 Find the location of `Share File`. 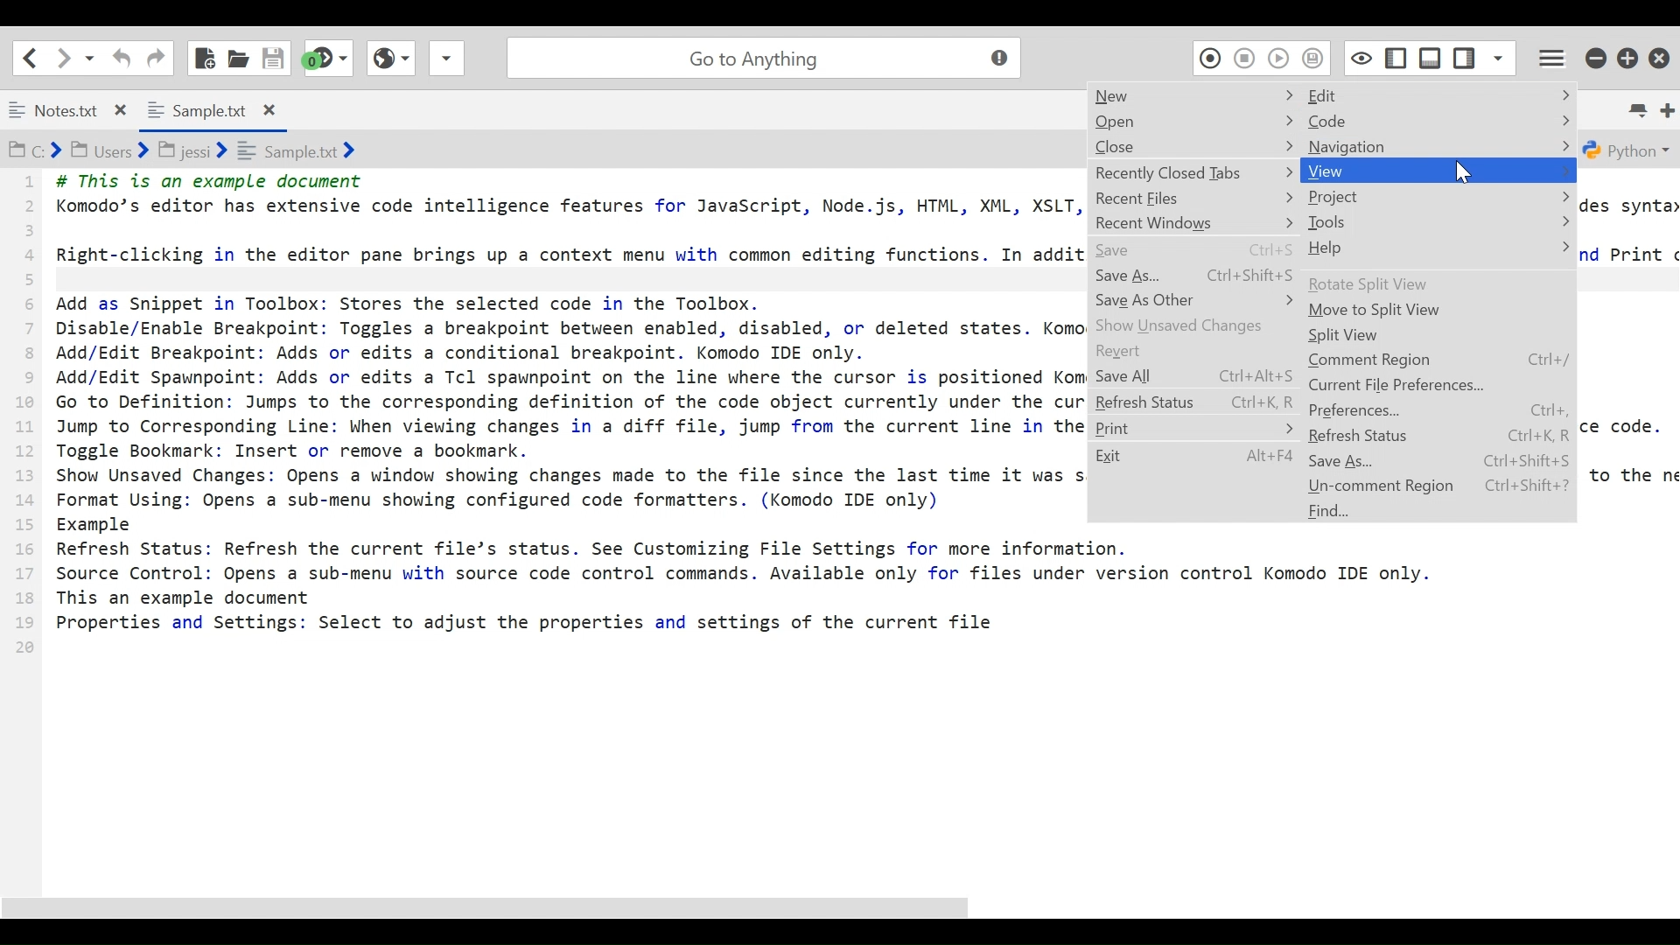

Share File is located at coordinates (444, 58).